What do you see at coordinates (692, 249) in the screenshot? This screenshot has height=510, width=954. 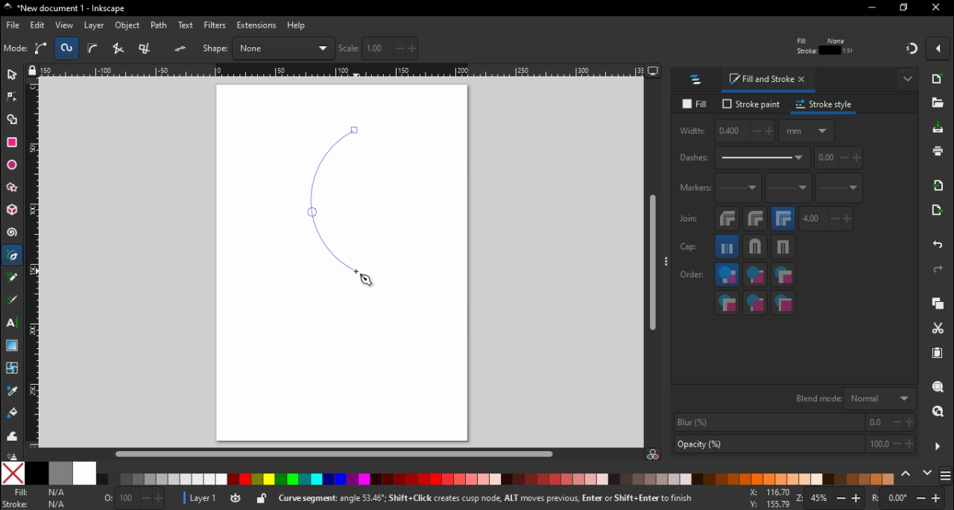 I see `cap` at bounding box center [692, 249].